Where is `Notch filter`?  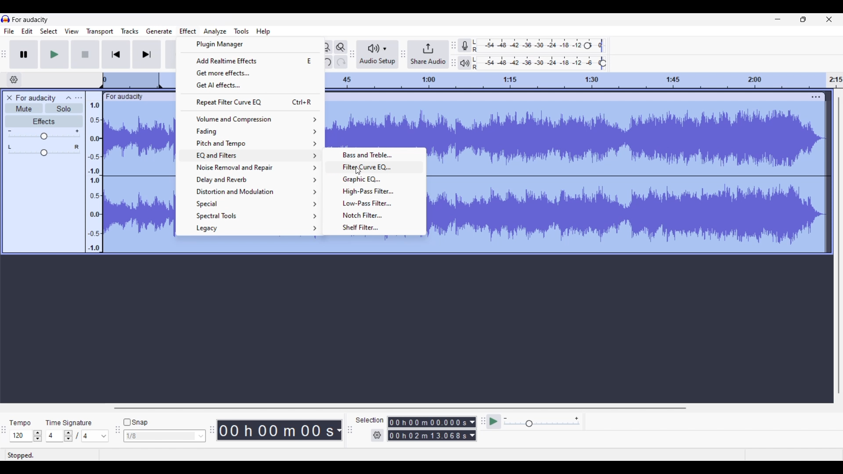 Notch filter is located at coordinates (375, 215).